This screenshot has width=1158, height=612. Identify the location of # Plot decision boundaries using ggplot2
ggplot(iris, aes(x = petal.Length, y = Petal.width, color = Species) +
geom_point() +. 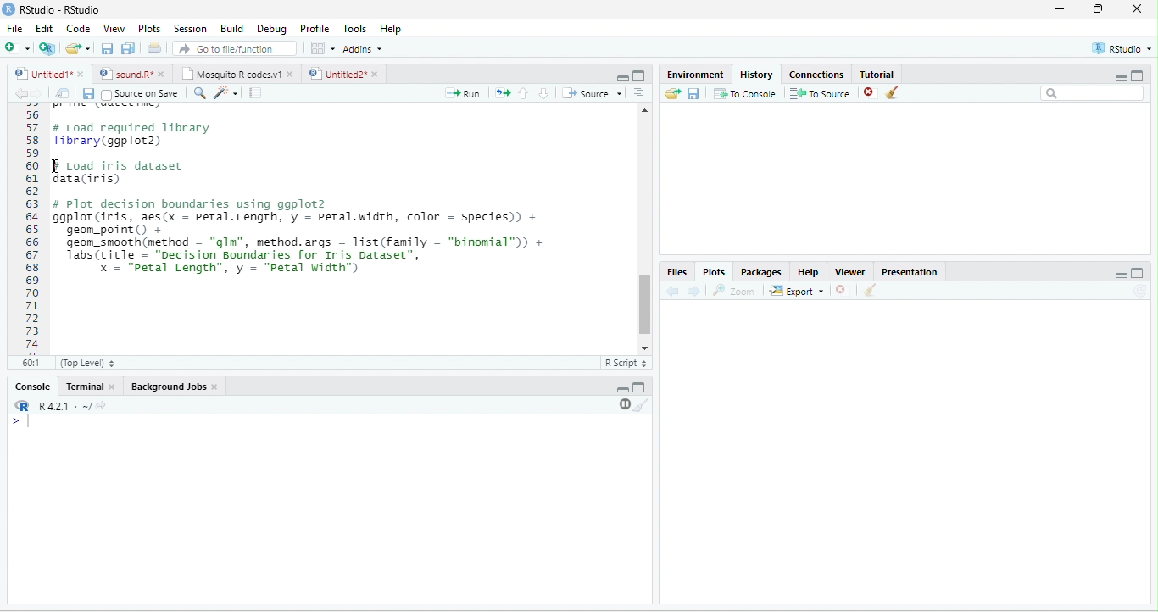
(296, 216).